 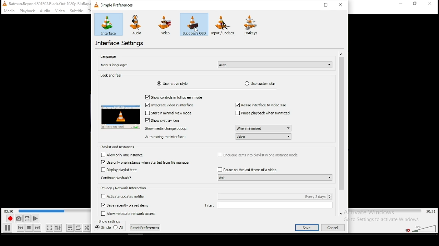 What do you see at coordinates (29, 228) in the screenshot?
I see `stop` at bounding box center [29, 228].